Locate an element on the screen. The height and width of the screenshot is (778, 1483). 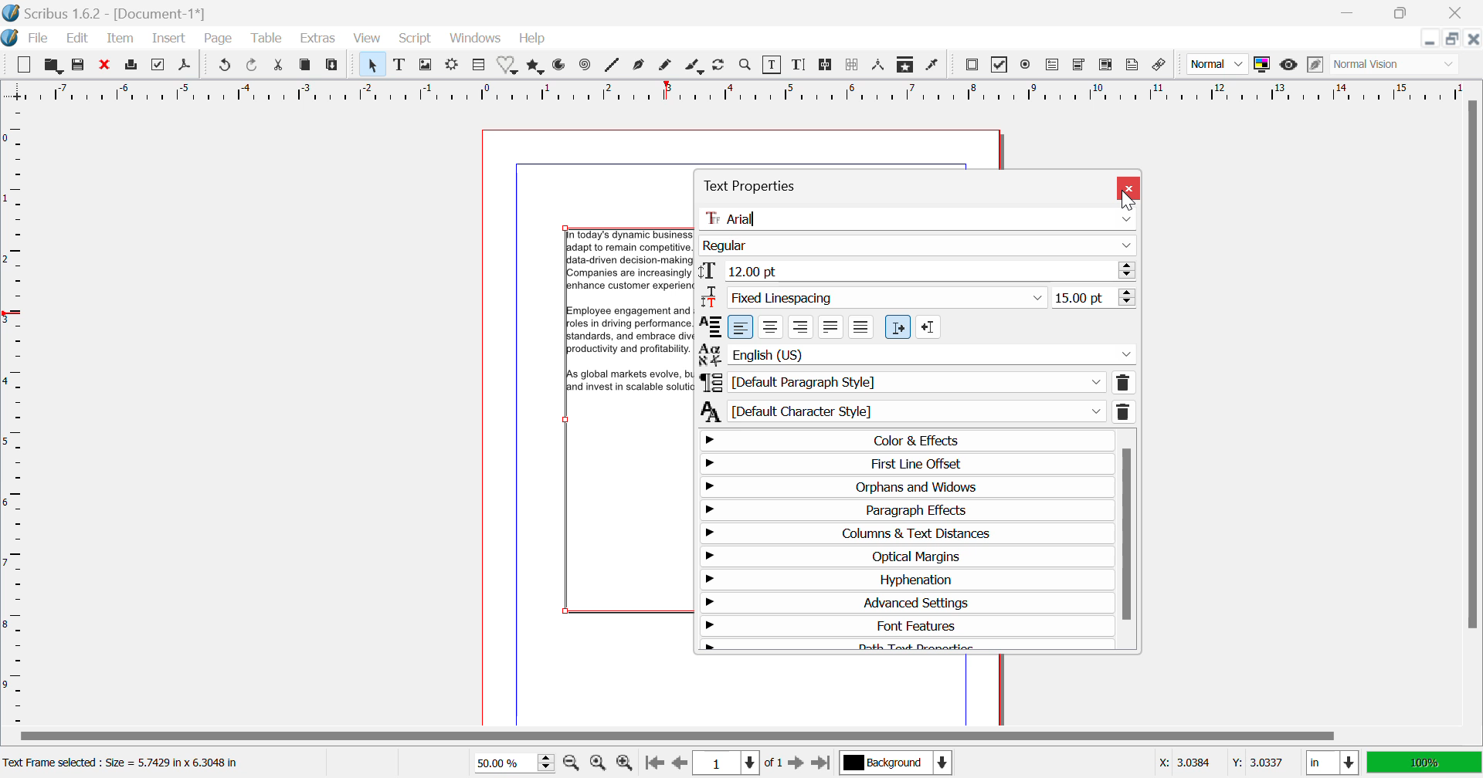
Save as Pdf is located at coordinates (185, 66).